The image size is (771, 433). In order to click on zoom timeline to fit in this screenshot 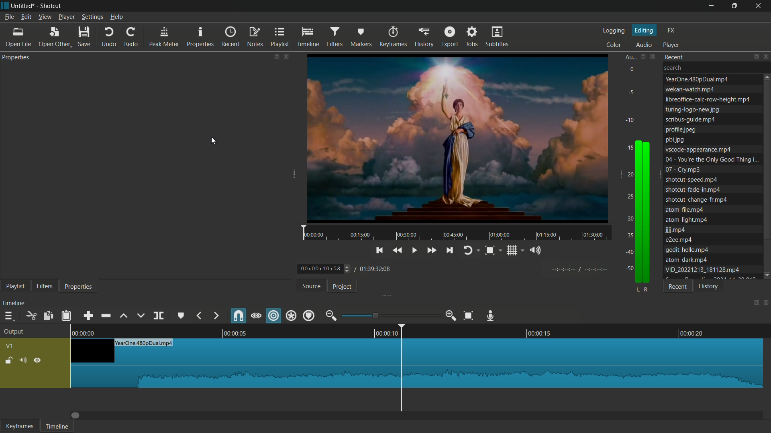, I will do `click(469, 315)`.